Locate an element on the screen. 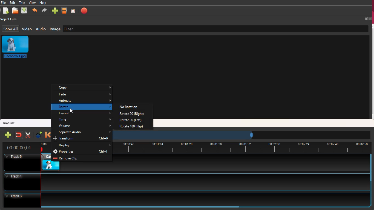  timeframe is located at coordinates (185, 135).